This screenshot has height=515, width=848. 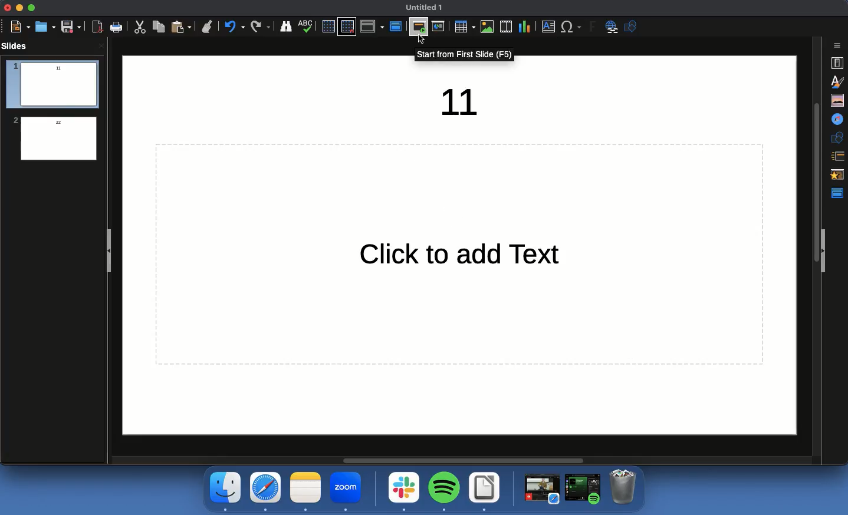 I want to click on Start from current slide, so click(x=439, y=27).